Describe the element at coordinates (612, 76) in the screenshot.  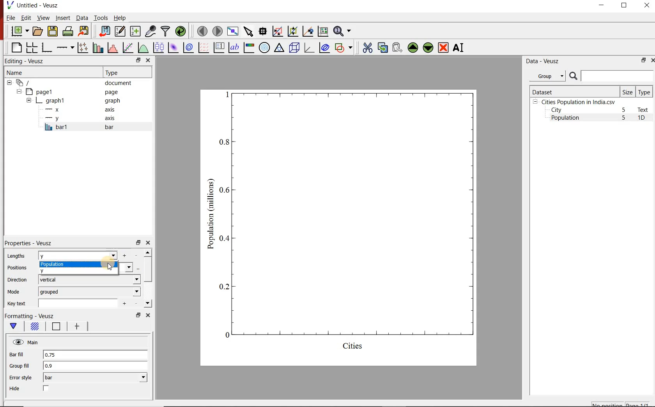
I see `search dataset` at that location.